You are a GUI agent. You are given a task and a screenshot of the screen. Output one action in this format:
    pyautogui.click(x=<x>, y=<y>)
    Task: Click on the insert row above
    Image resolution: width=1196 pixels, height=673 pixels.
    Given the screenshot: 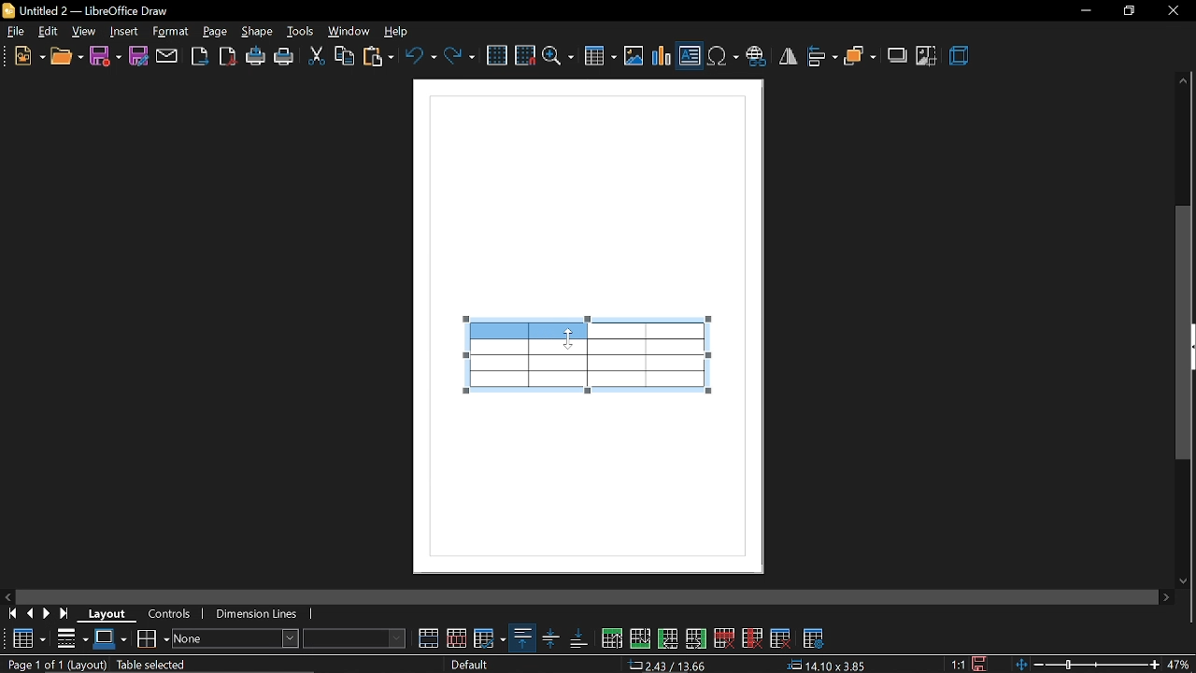 What is the action you would take?
    pyautogui.click(x=612, y=638)
    